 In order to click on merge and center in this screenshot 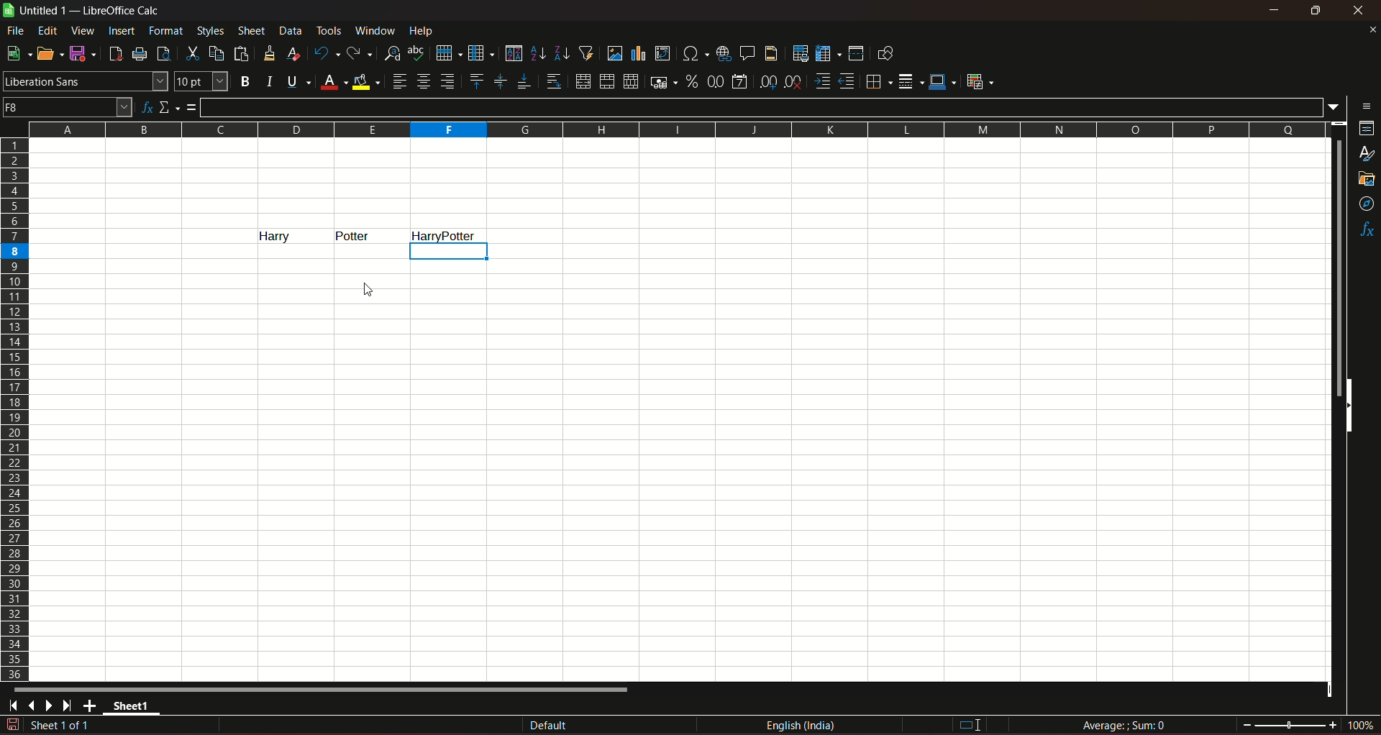, I will do `click(582, 81)`.